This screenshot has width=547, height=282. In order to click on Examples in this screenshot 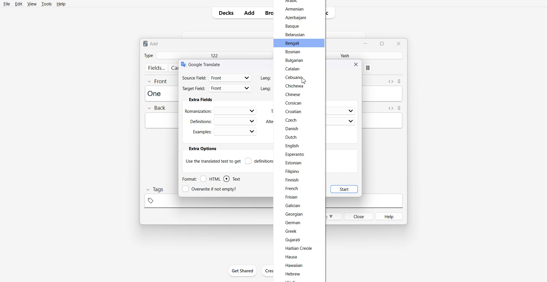, I will do `click(224, 132)`.